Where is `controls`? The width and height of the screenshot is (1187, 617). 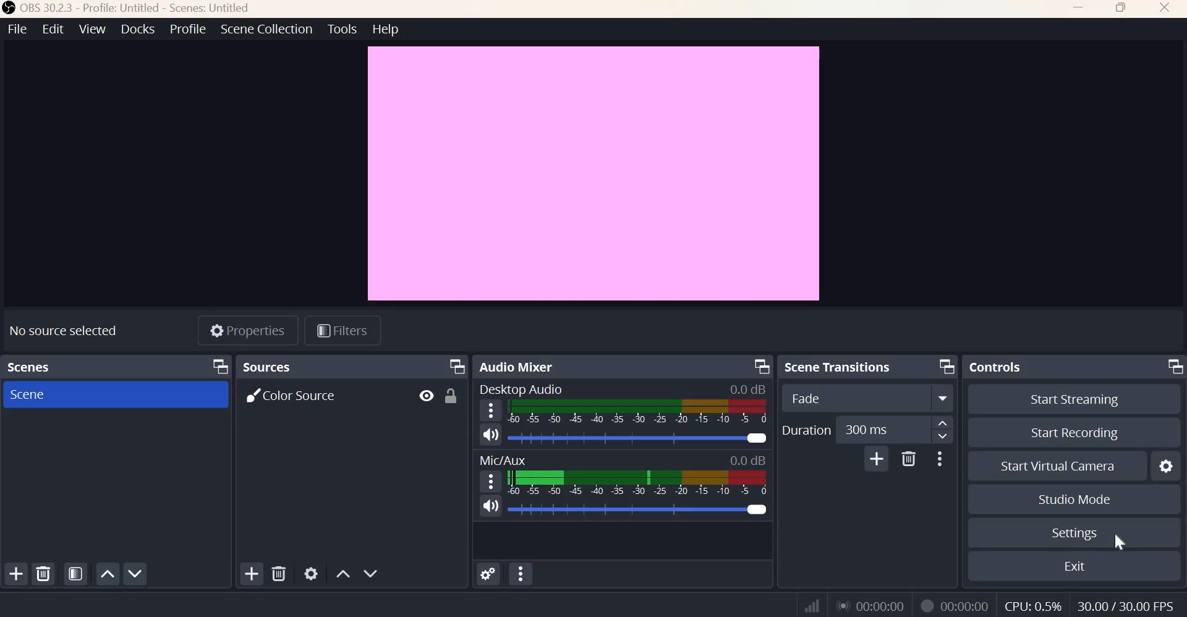 controls is located at coordinates (999, 367).